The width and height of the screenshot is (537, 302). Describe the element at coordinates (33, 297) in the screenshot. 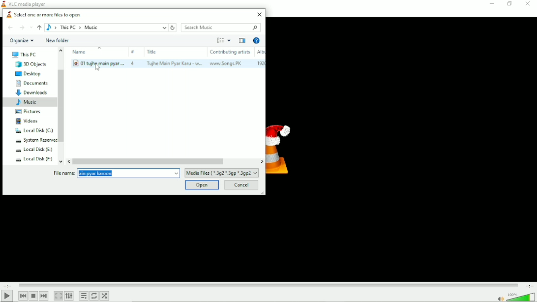

I see `Stop playback` at that location.